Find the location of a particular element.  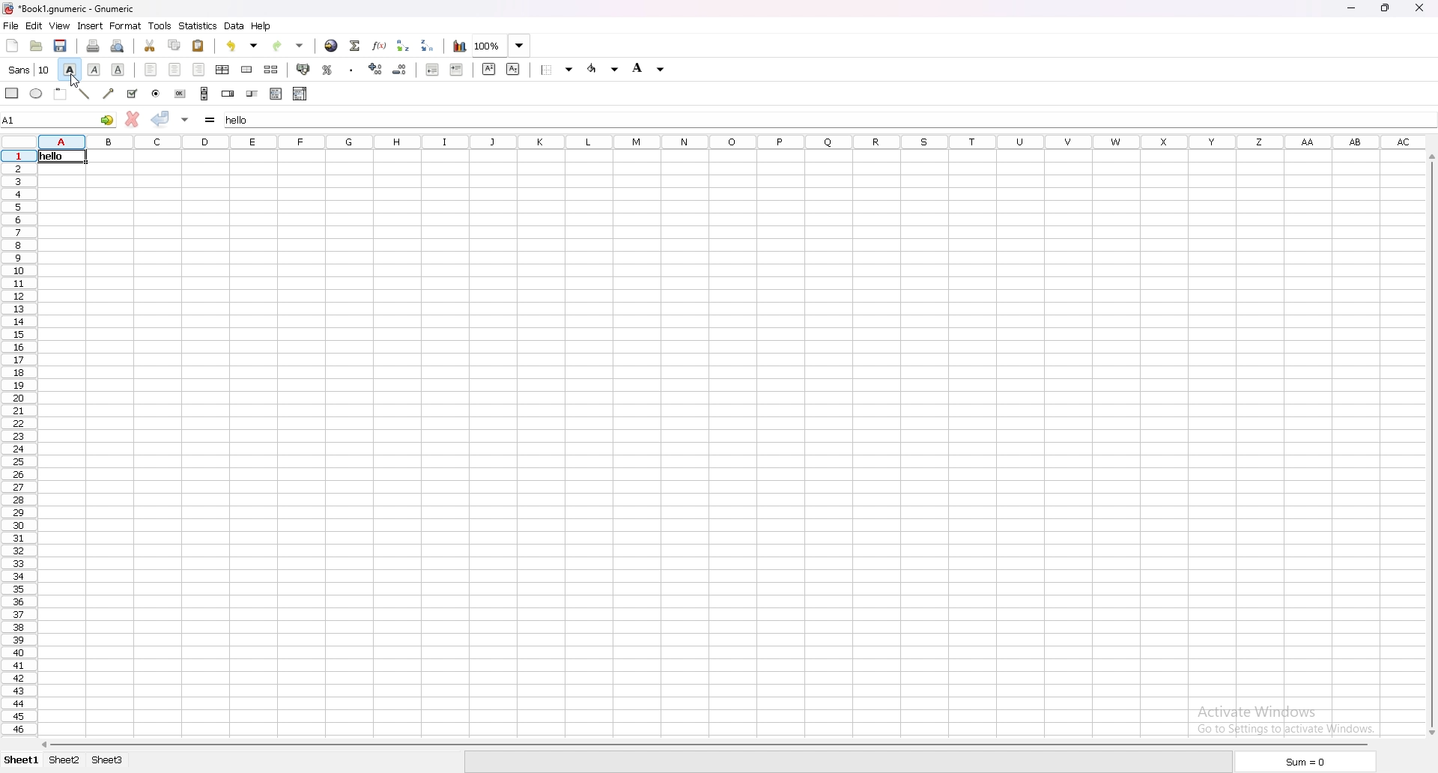

line is located at coordinates (85, 94).